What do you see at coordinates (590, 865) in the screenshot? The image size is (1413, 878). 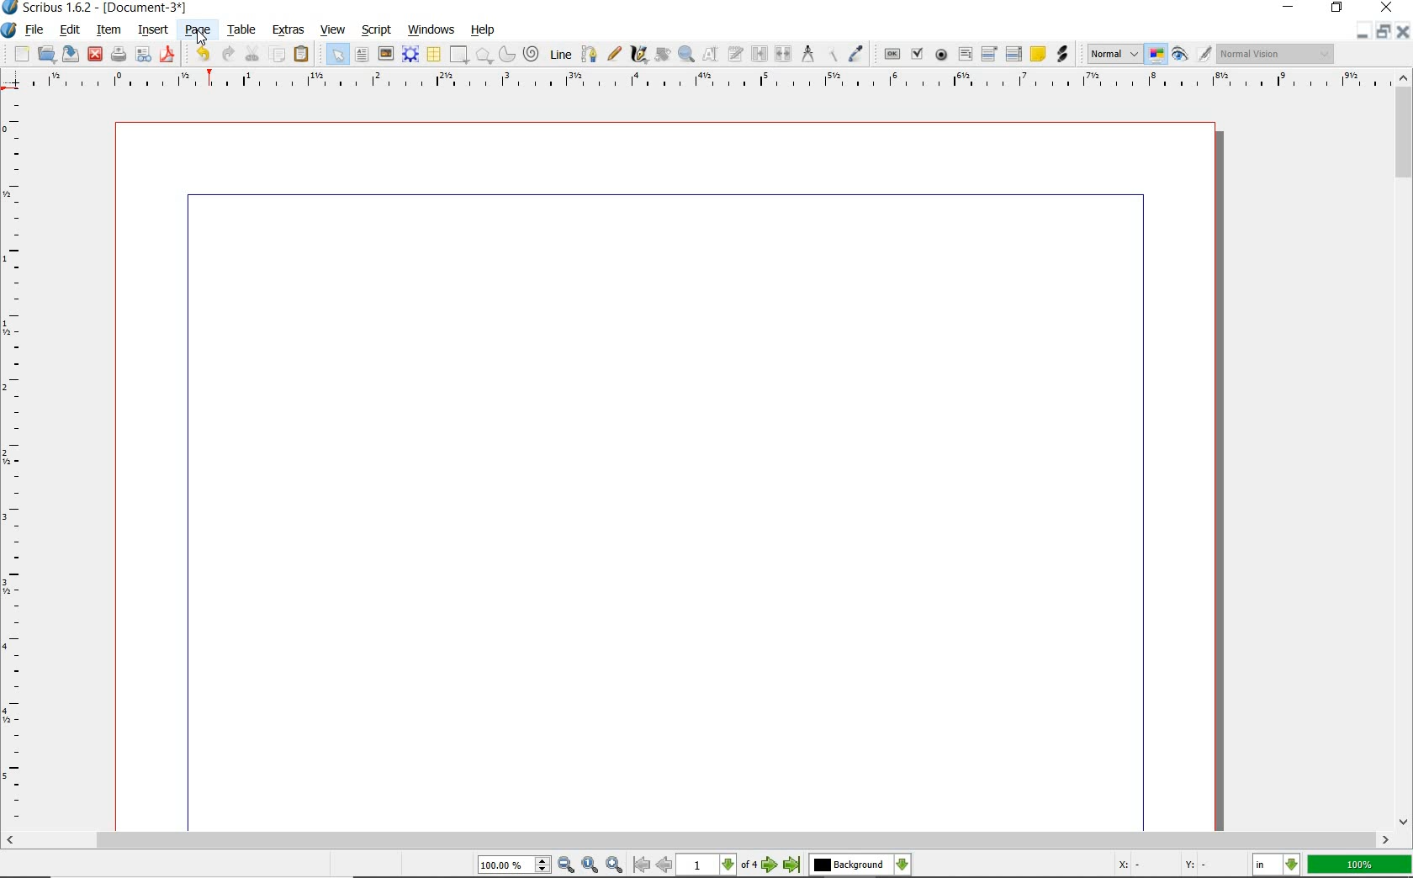 I see `Zoom to 100%` at bounding box center [590, 865].